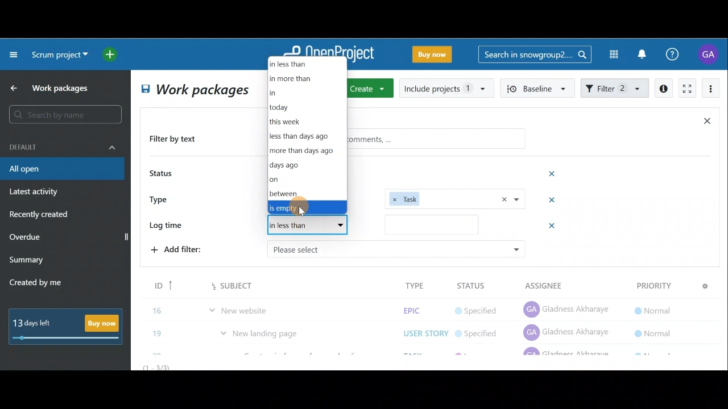  Describe the element at coordinates (308, 226) in the screenshot. I see `in less than` at that location.